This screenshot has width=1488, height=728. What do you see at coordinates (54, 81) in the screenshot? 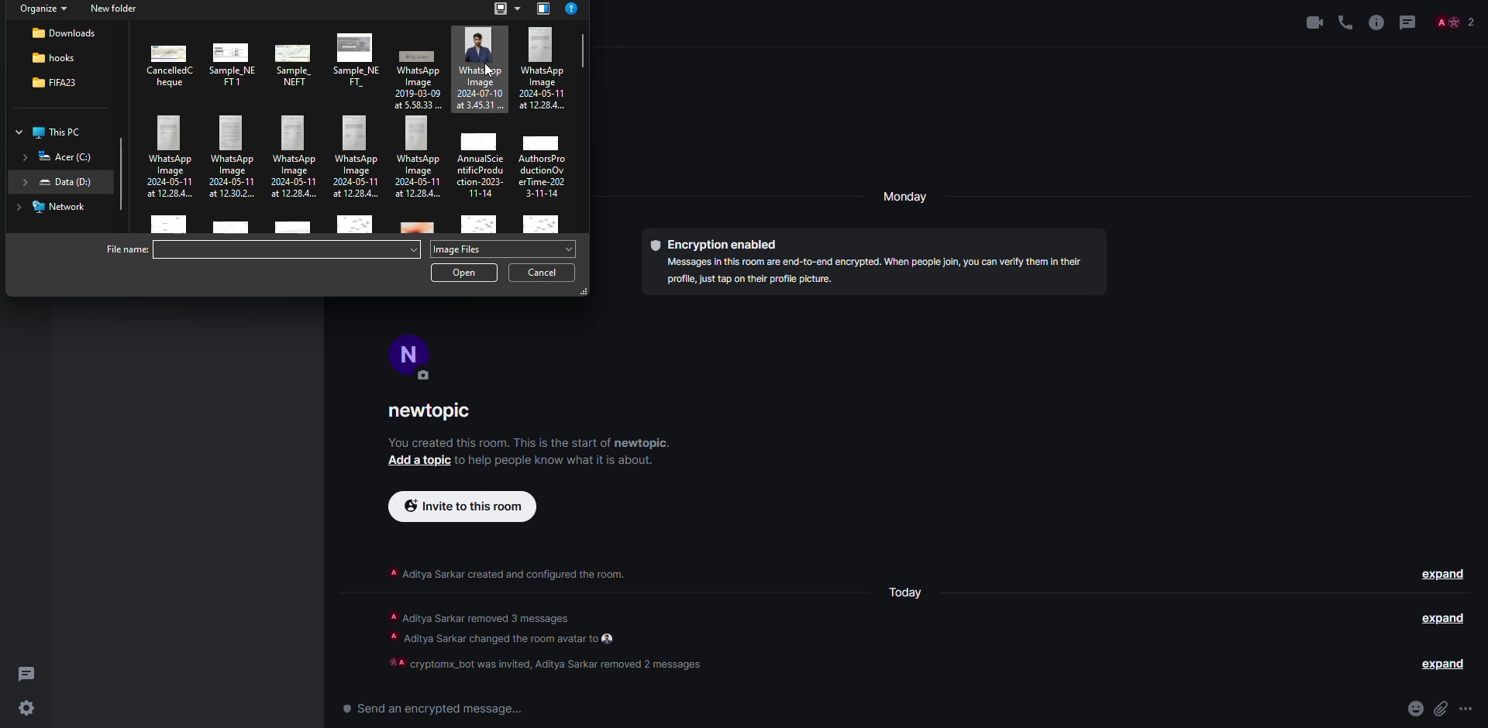
I see `fifa` at bounding box center [54, 81].